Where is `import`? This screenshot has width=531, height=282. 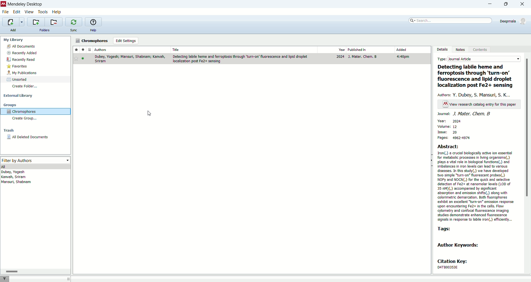 import is located at coordinates (13, 22).